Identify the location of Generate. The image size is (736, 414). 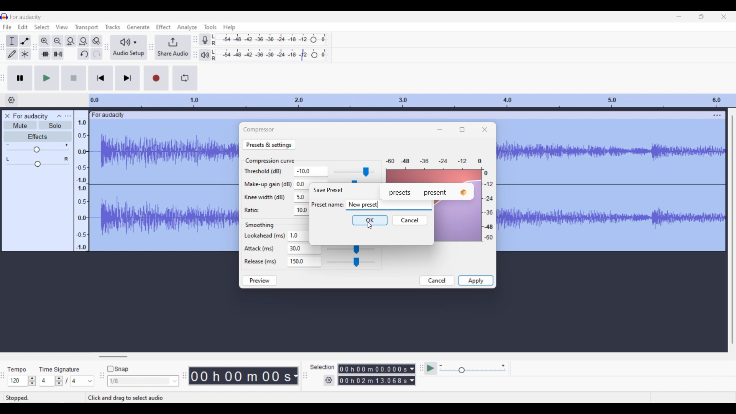
(138, 26).